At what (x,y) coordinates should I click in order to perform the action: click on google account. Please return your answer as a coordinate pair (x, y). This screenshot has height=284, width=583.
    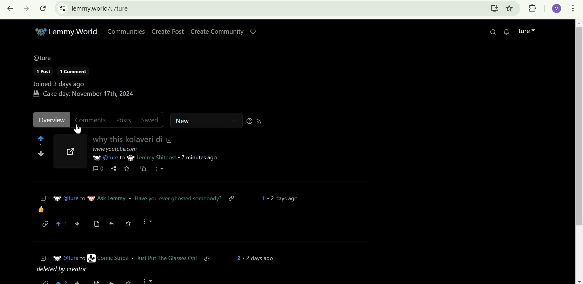
    Looking at the image, I should click on (557, 9).